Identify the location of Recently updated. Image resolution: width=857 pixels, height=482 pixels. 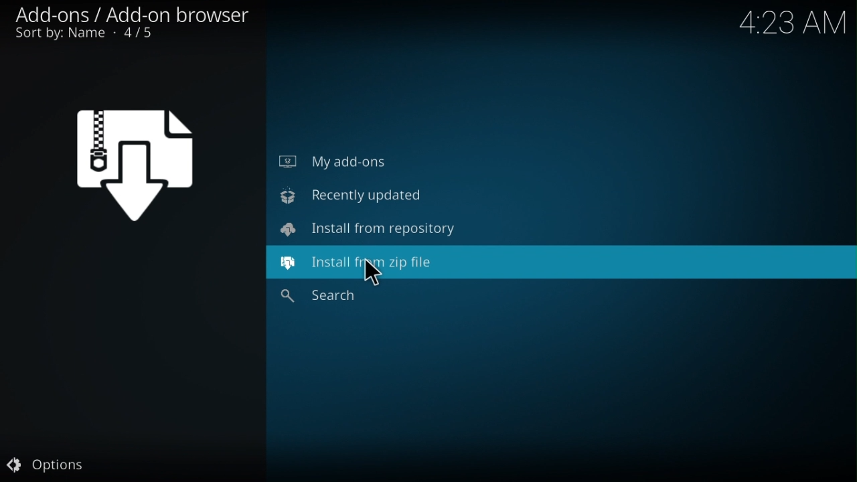
(351, 197).